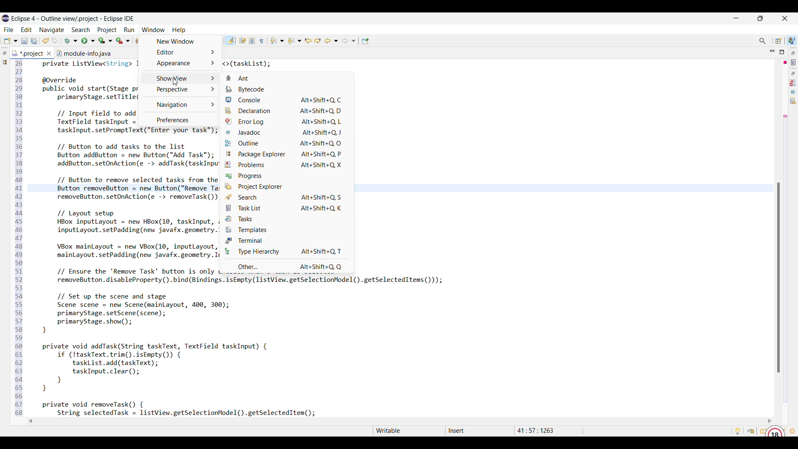  I want to click on Save all, so click(34, 41).